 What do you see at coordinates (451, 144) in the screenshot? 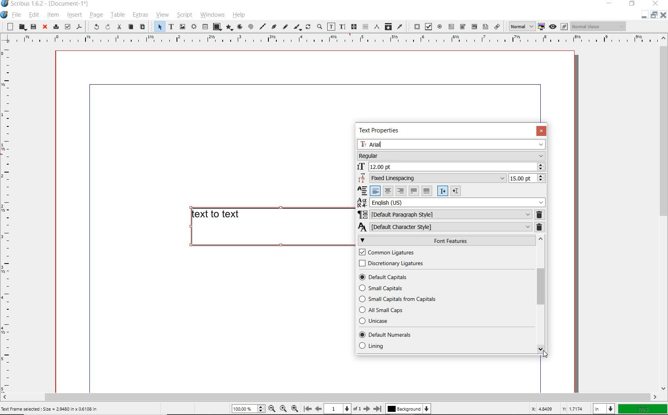
I see `Arial` at bounding box center [451, 144].